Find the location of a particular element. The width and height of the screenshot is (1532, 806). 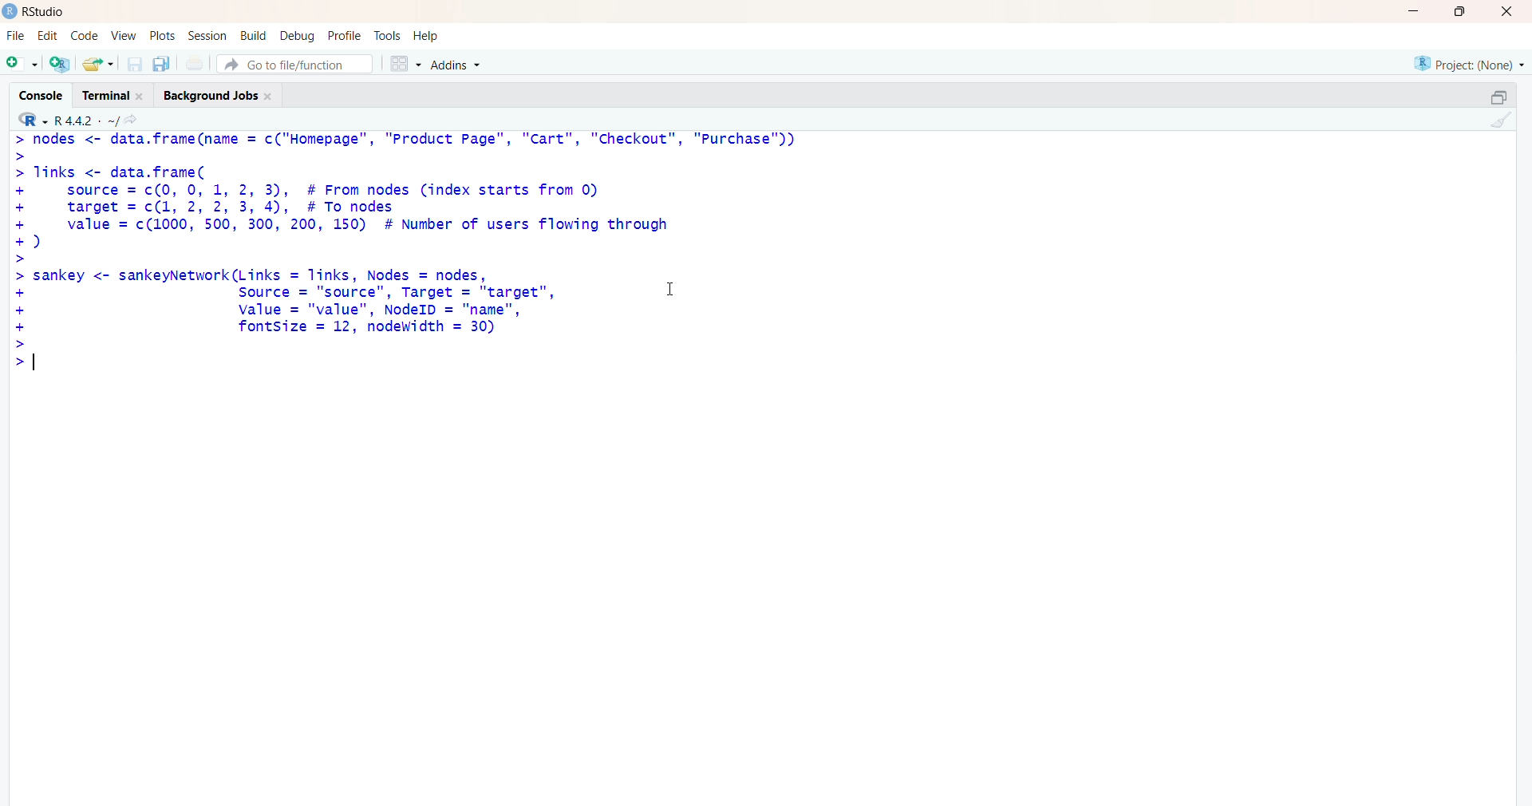

background jobs is located at coordinates (222, 97).